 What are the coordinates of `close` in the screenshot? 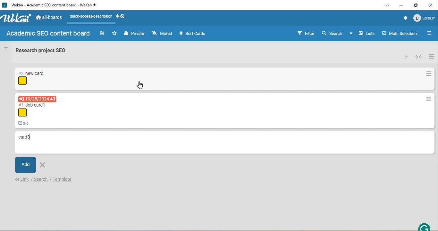 It's located at (432, 4).